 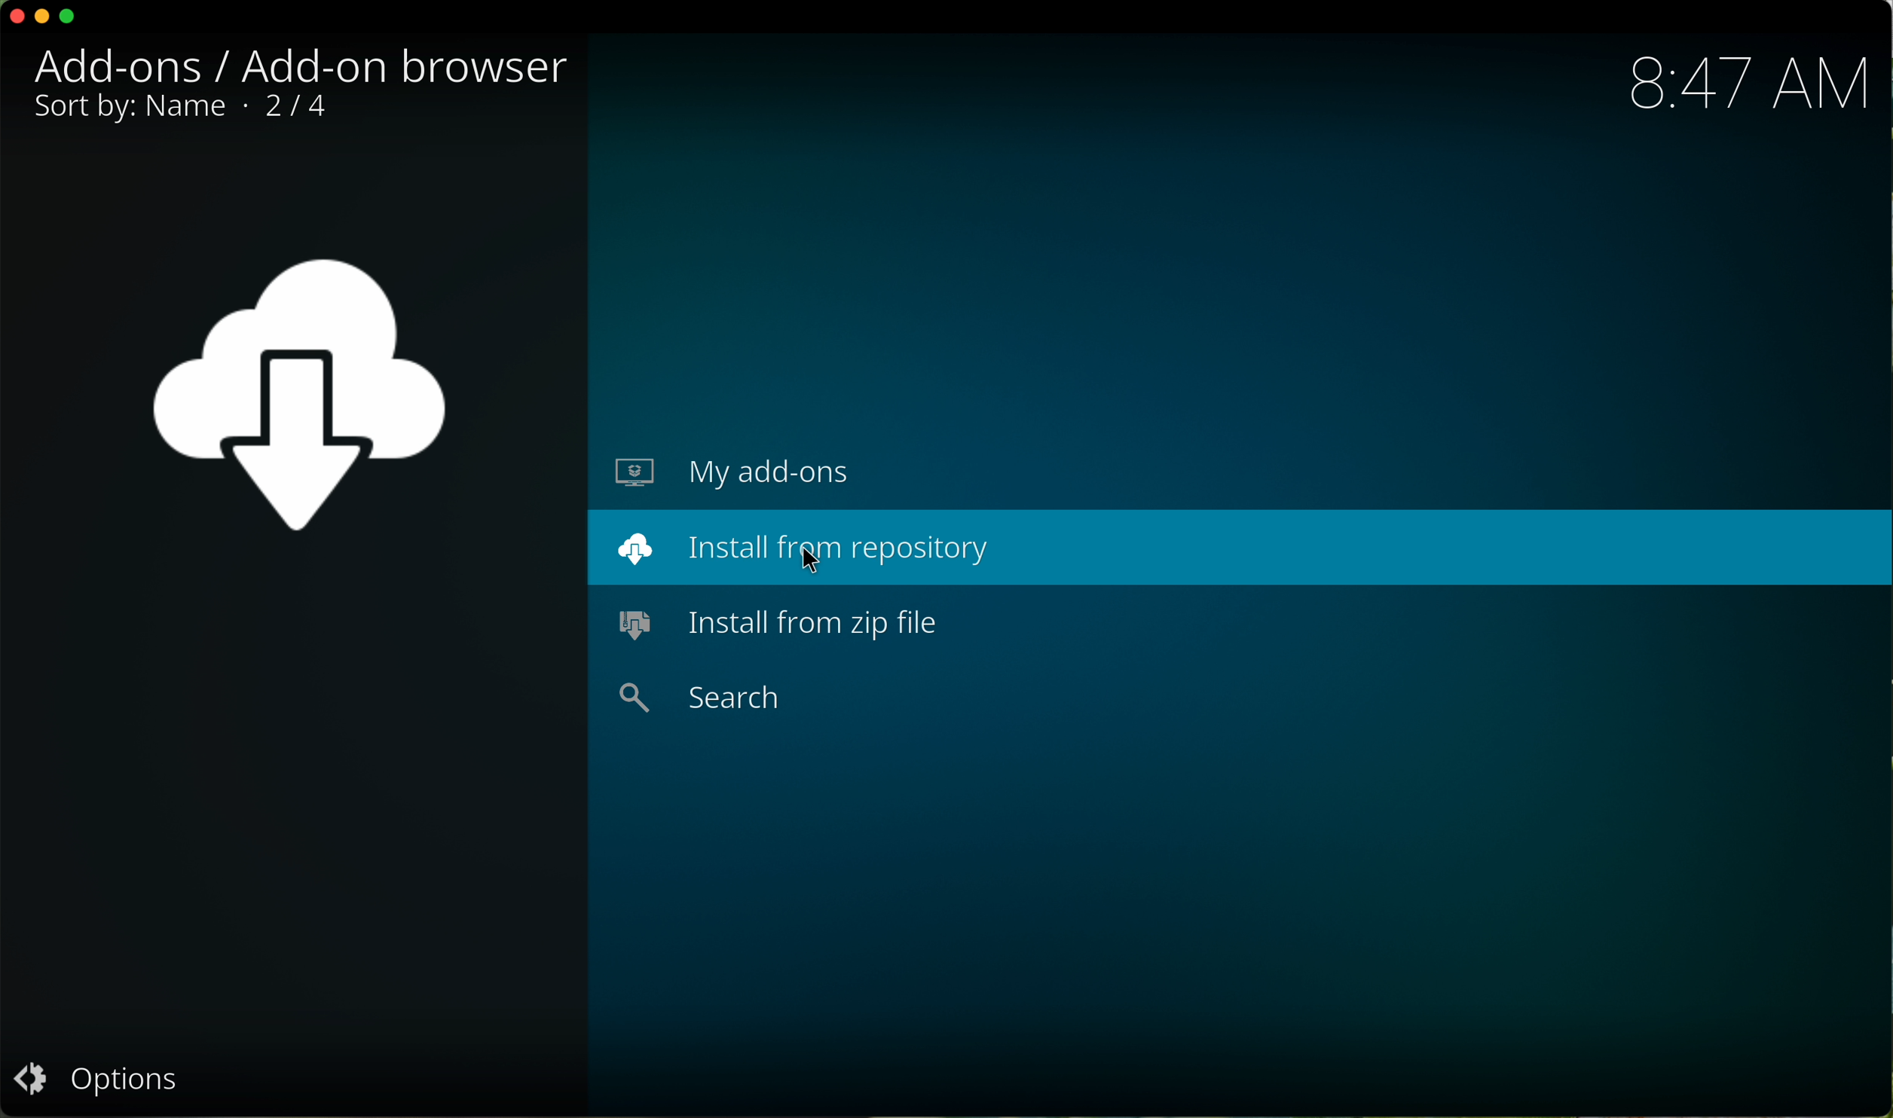 I want to click on options, so click(x=96, y=1080).